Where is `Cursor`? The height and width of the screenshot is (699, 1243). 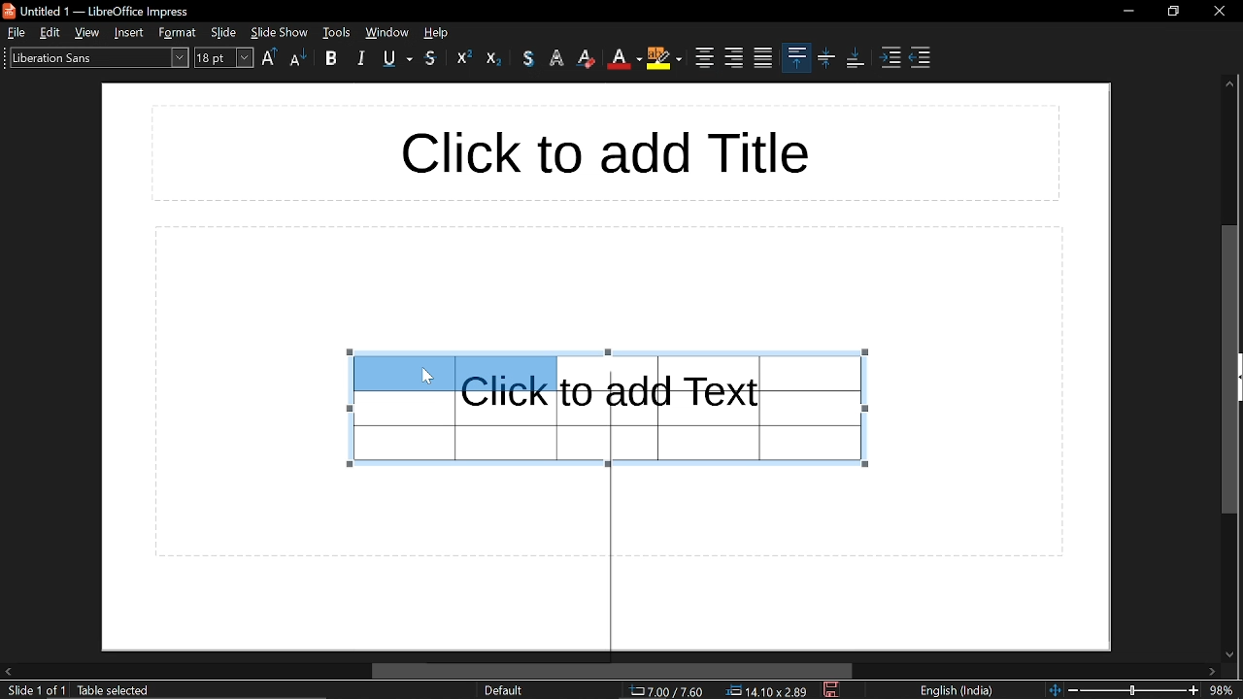 Cursor is located at coordinates (426, 376).